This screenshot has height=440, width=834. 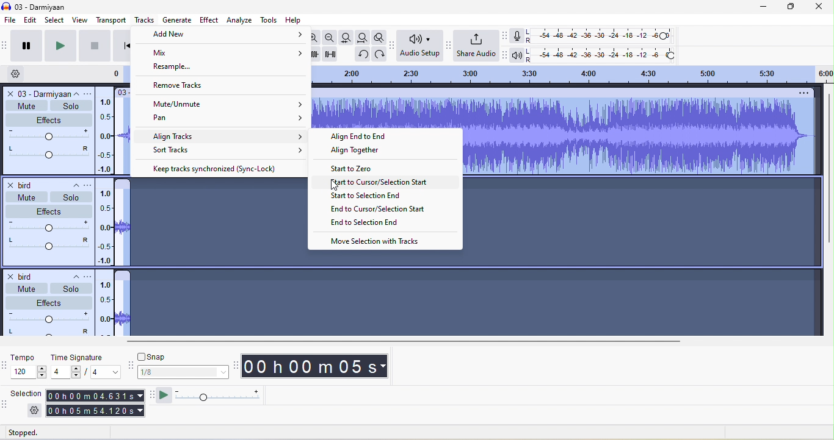 What do you see at coordinates (518, 54) in the screenshot?
I see `playback meter` at bounding box center [518, 54].